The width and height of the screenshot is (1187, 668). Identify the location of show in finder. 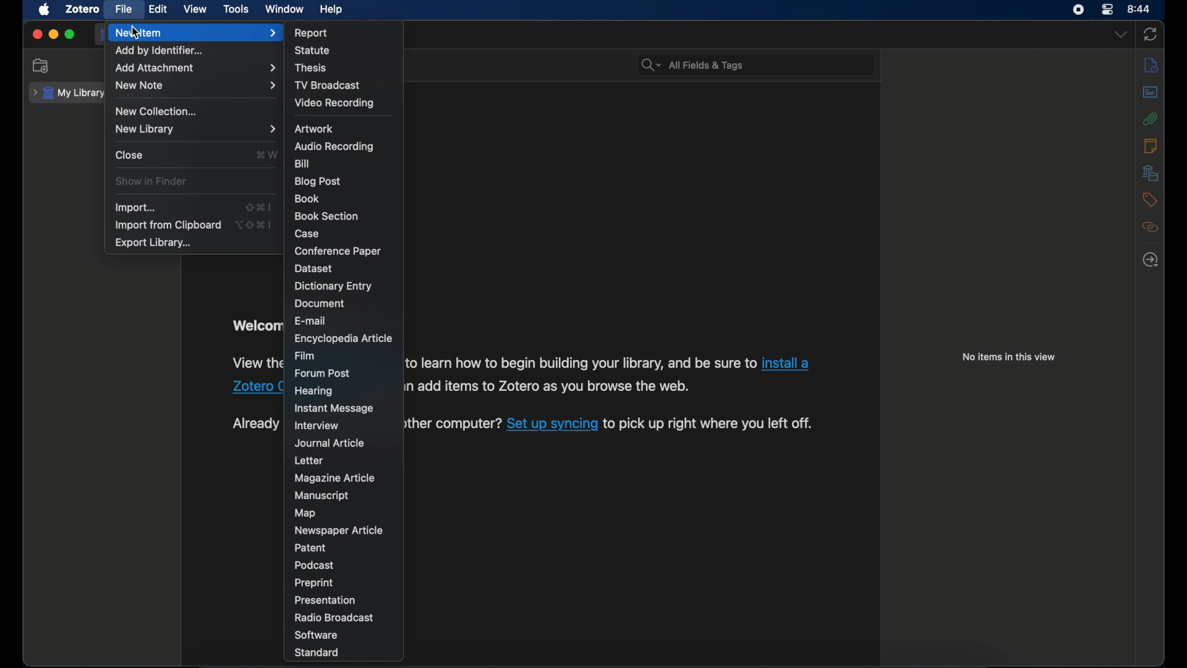
(151, 181).